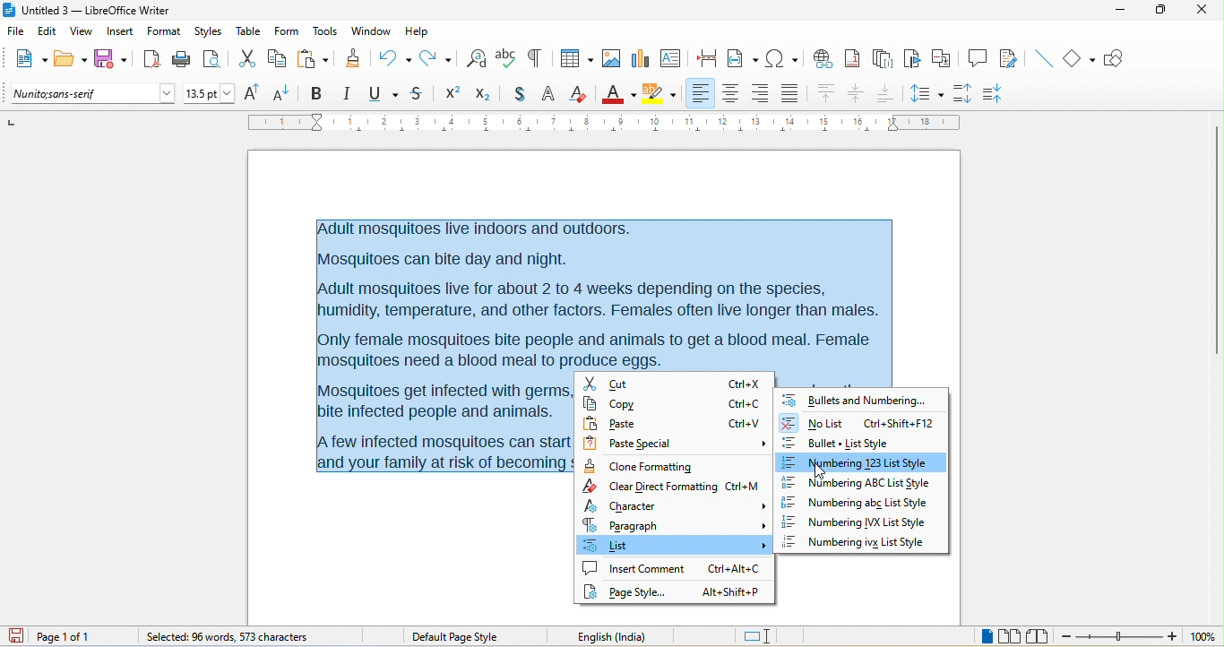 The width and height of the screenshot is (1224, 647). What do you see at coordinates (151, 59) in the screenshot?
I see `export directly as pdf` at bounding box center [151, 59].